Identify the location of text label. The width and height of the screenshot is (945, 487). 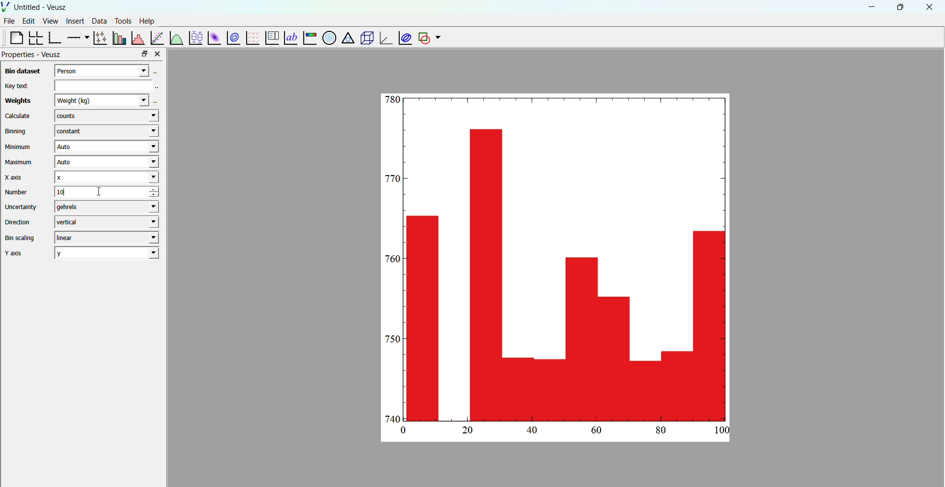
(289, 37).